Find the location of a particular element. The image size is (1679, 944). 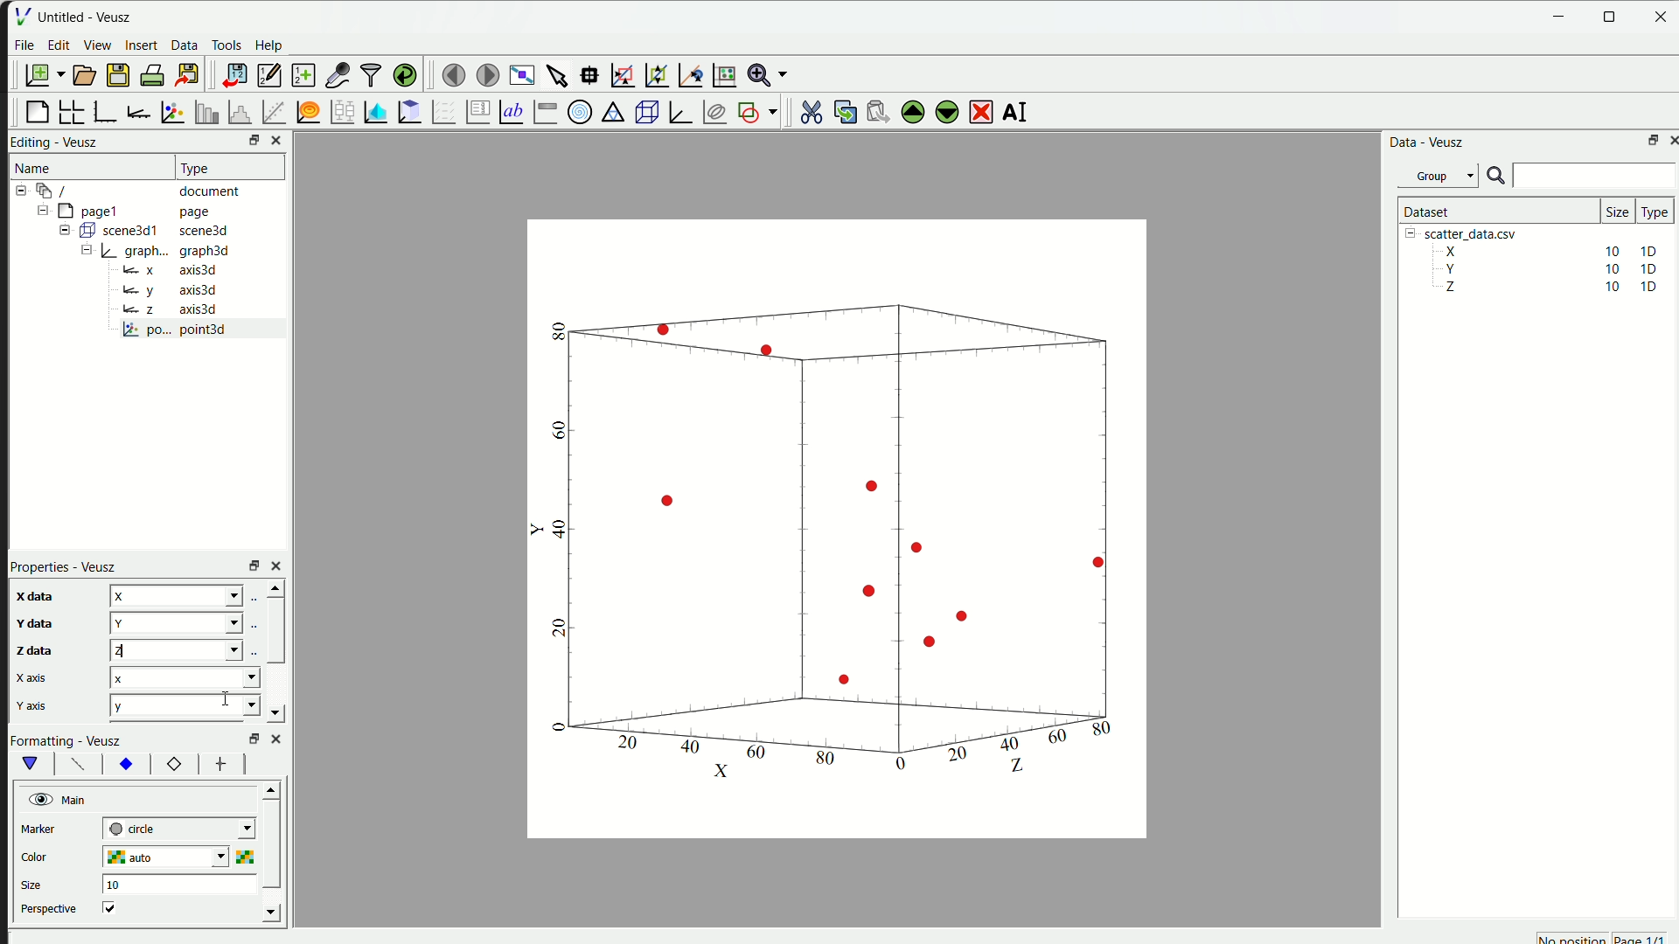

move to previous page is located at coordinates (451, 73).